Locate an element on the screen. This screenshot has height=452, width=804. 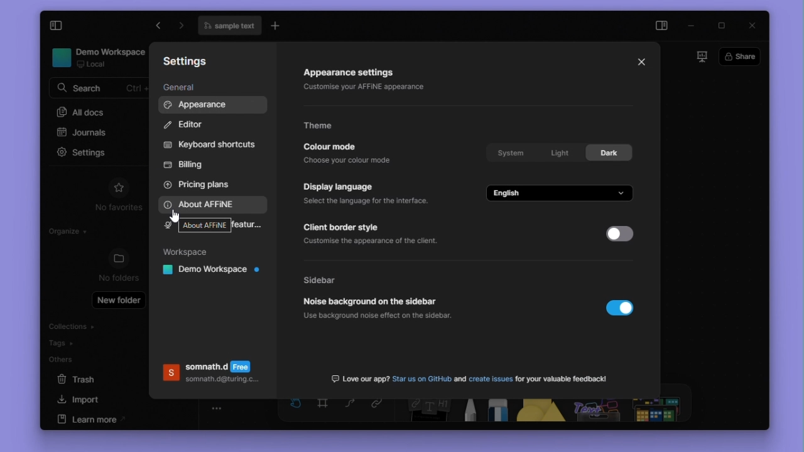
Toggle switch is located at coordinates (622, 311).